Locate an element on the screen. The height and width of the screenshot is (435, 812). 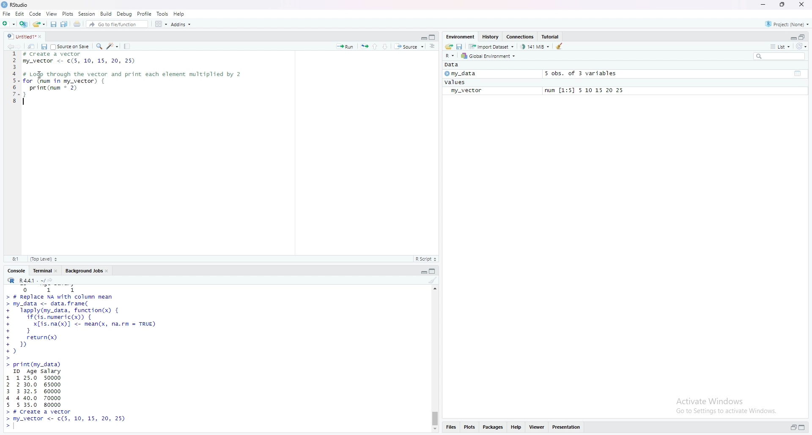
expand is located at coordinates (422, 38).